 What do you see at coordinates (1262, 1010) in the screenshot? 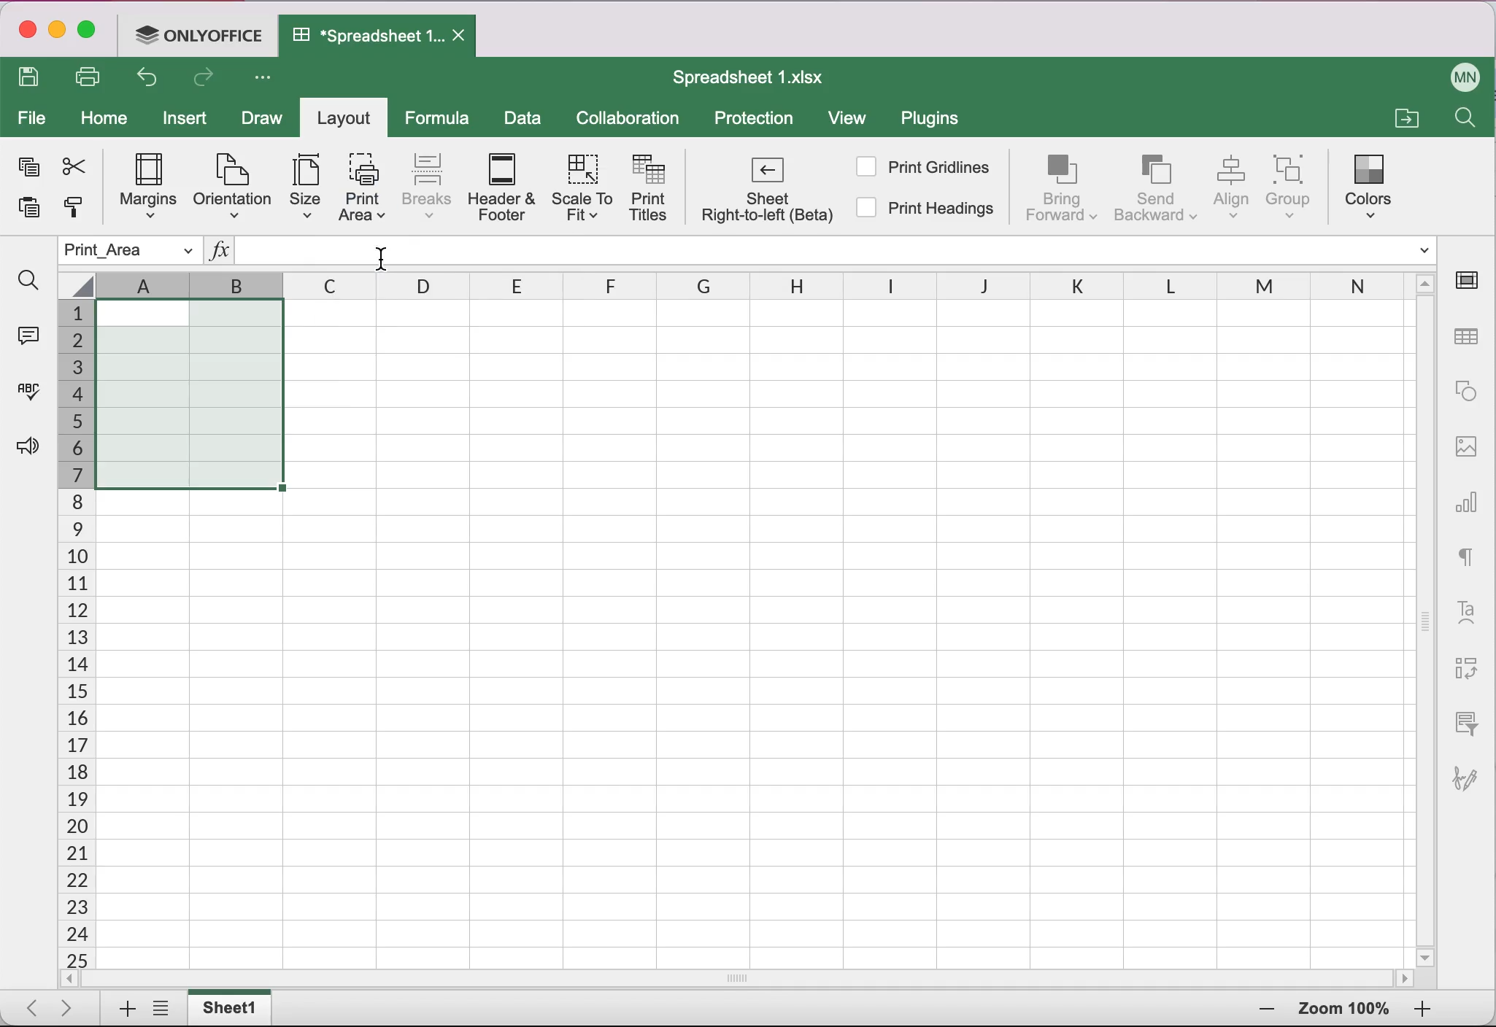
I see `zoom in` at bounding box center [1262, 1010].